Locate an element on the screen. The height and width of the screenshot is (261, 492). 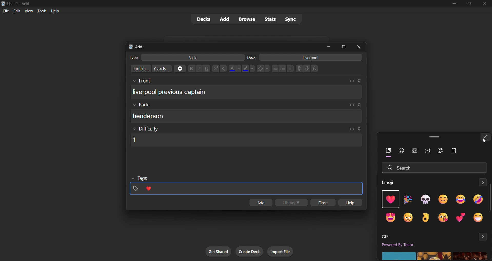
card front input box is located at coordinates (246, 90).